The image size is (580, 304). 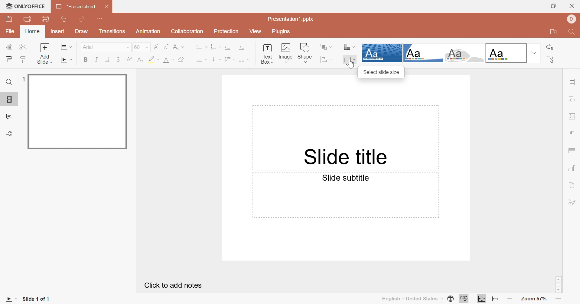 I want to click on Zoom out, so click(x=557, y=299).